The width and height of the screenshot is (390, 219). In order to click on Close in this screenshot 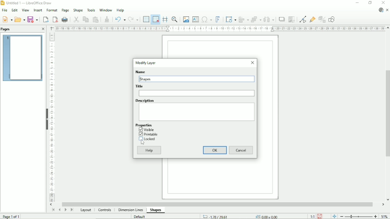, I will do `click(43, 29)`.